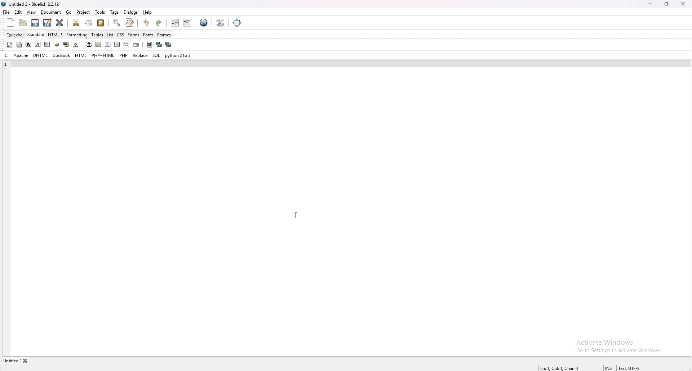  I want to click on formatting, so click(77, 35).